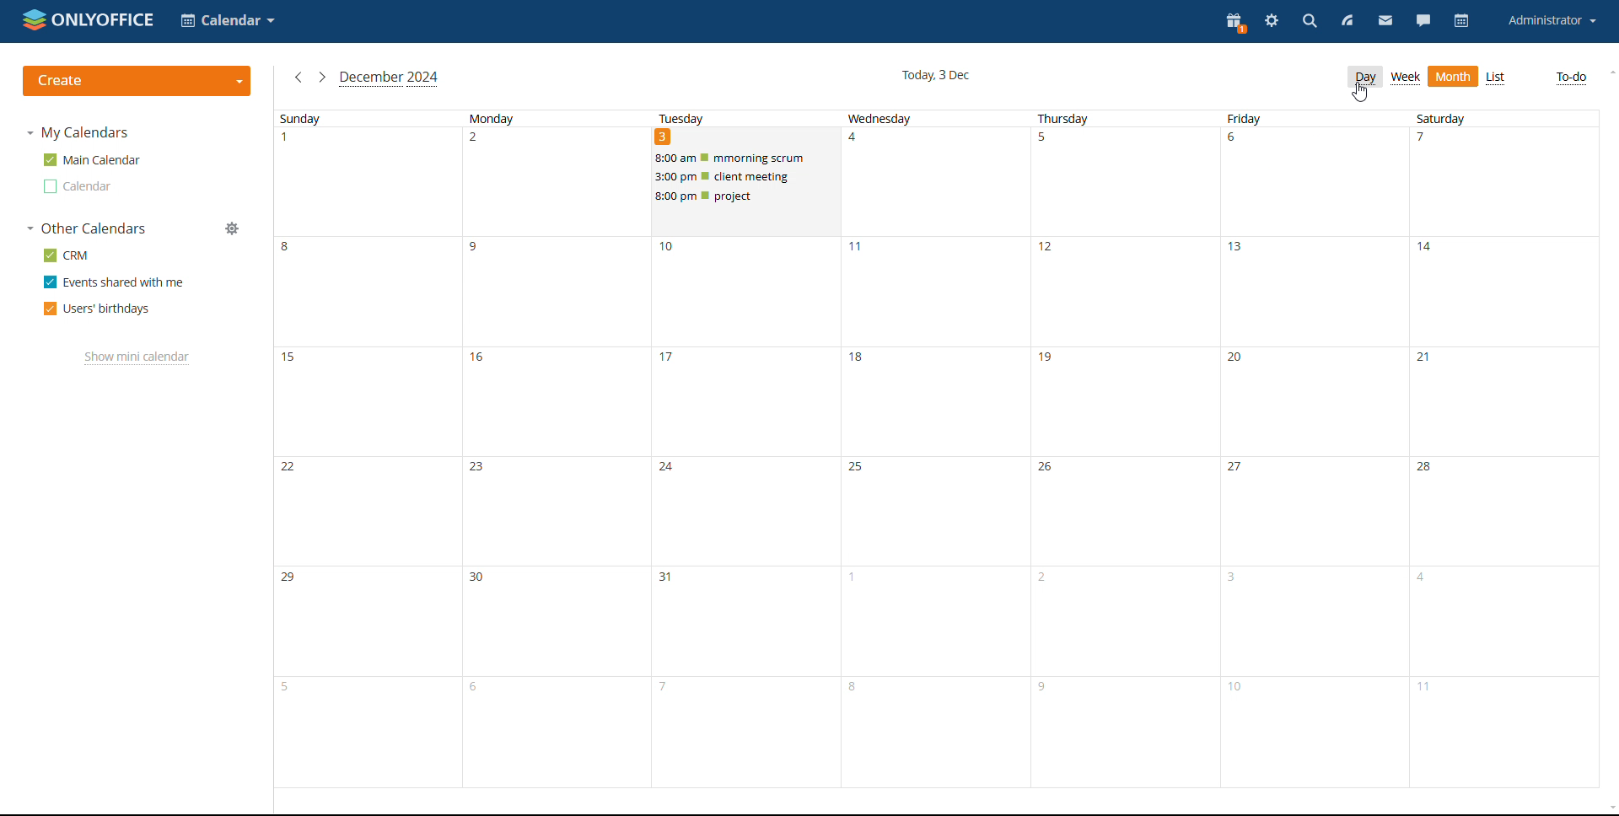 This screenshot has height=816, width=1619. Describe the element at coordinates (743, 498) in the screenshot. I see `tuesday` at that location.